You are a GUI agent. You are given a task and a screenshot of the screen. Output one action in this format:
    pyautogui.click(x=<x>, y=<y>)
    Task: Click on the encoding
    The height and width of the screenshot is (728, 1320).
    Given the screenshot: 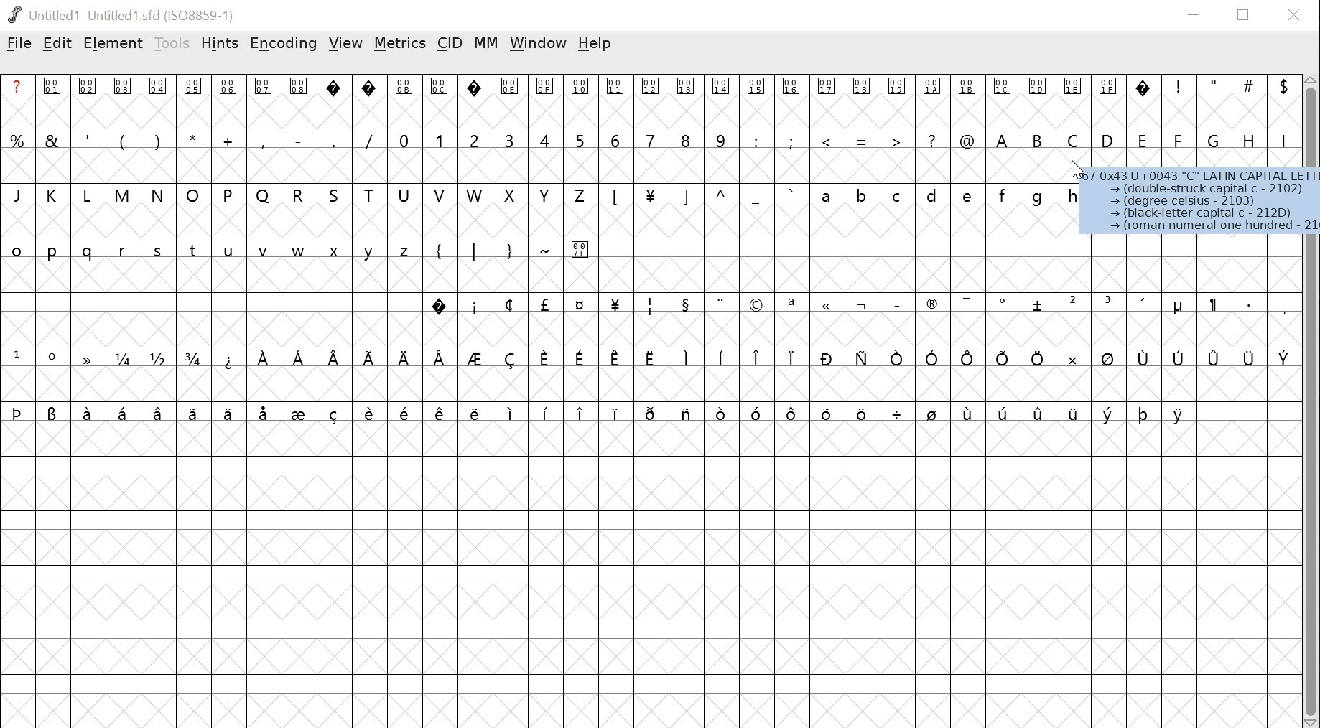 What is the action you would take?
    pyautogui.click(x=282, y=45)
    